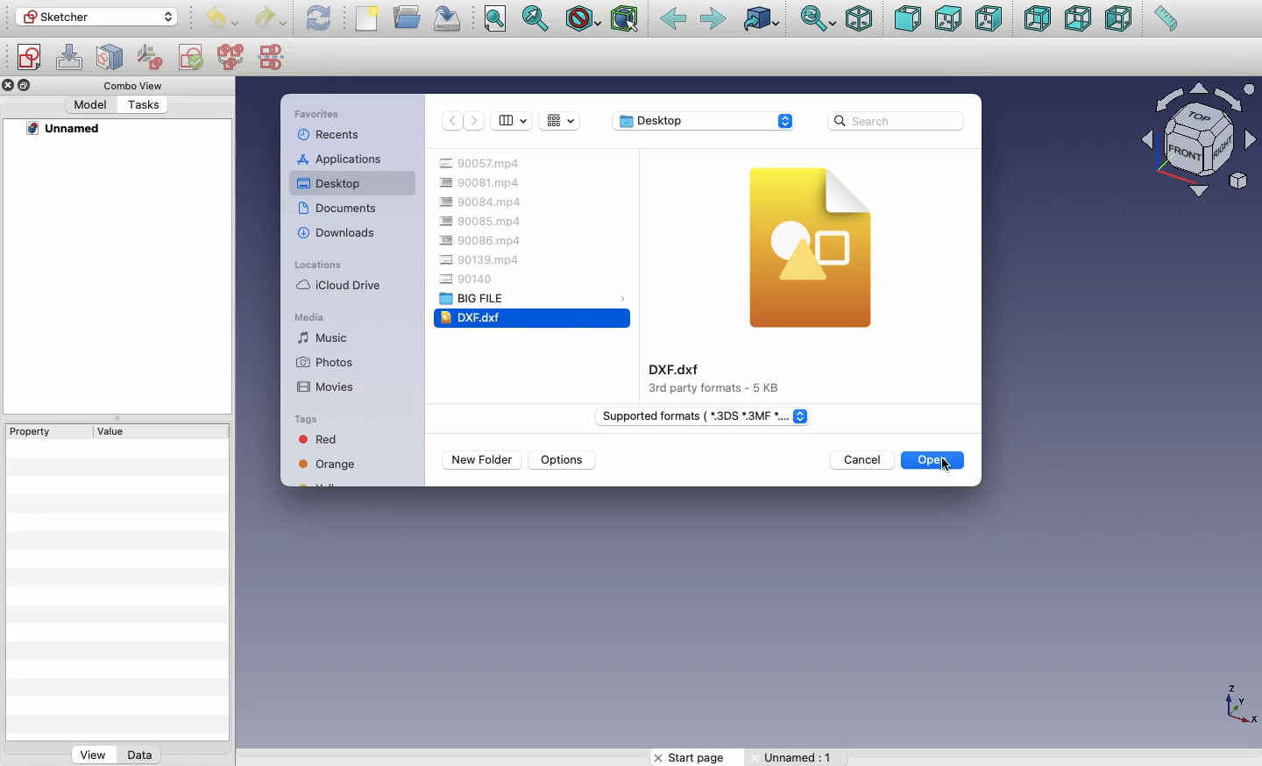 The height and width of the screenshot is (766, 1262). What do you see at coordinates (946, 18) in the screenshot?
I see `Top` at bounding box center [946, 18].